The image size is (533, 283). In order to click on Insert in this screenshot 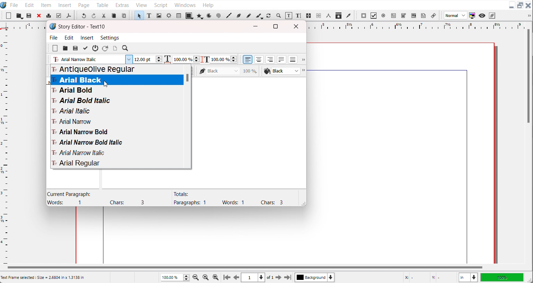, I will do `click(65, 5)`.